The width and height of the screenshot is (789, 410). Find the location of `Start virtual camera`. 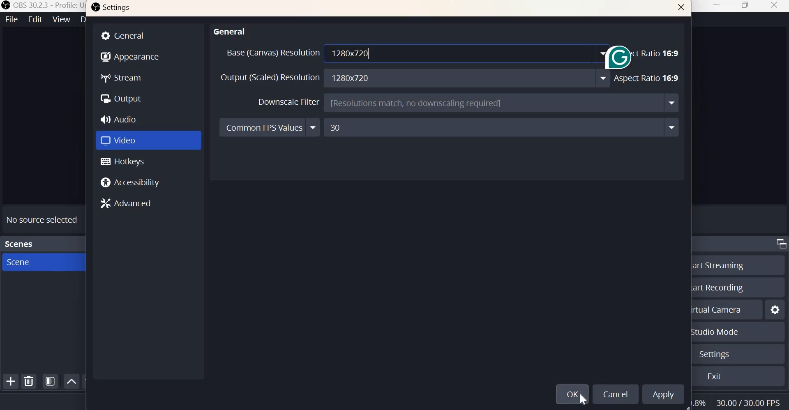

Start virtual camera is located at coordinates (720, 309).